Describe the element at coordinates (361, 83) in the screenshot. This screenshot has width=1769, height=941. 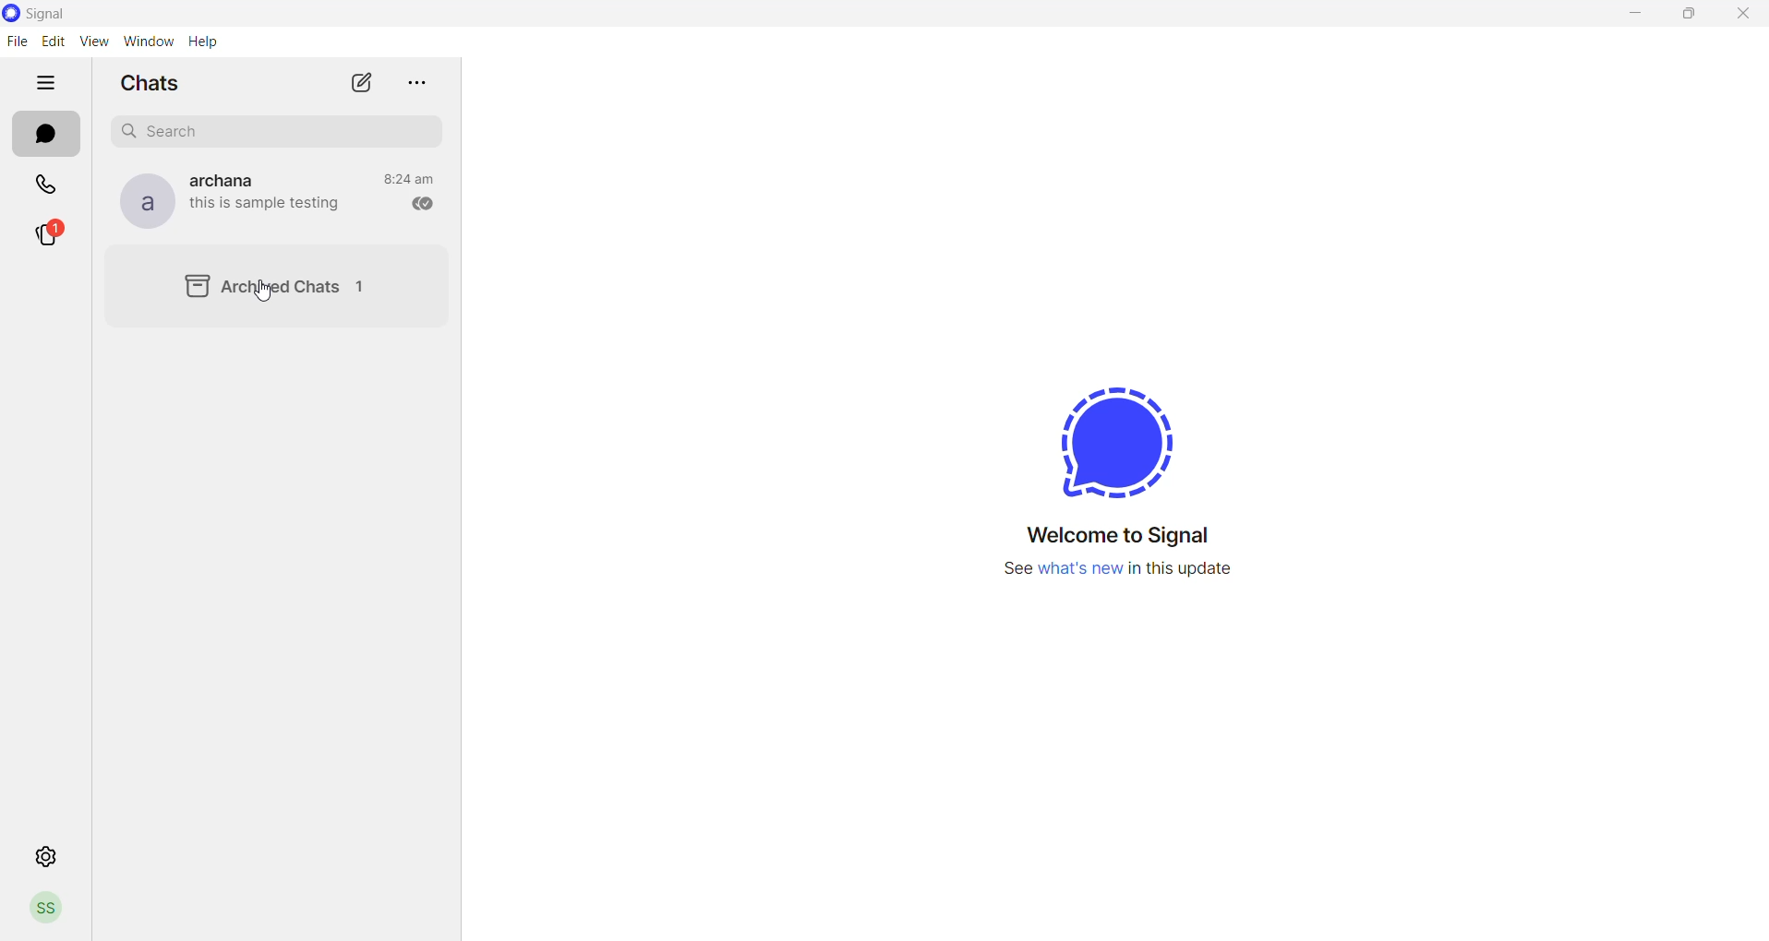
I see `new chats` at that location.